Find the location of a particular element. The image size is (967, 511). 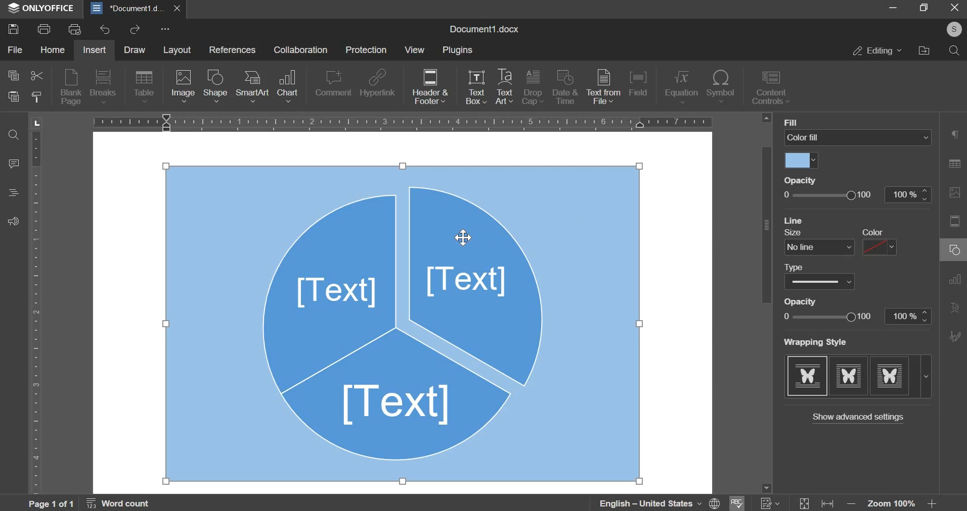

copy is located at coordinates (14, 77).